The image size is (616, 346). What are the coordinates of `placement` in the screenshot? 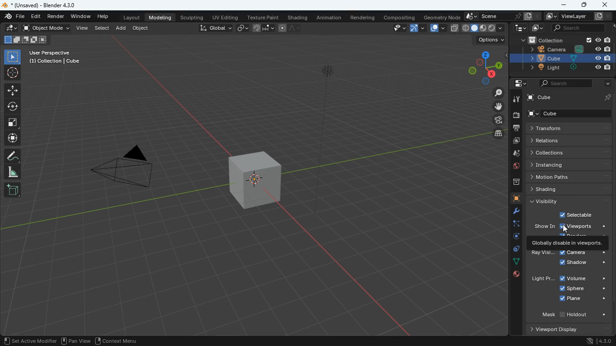 It's located at (484, 28).